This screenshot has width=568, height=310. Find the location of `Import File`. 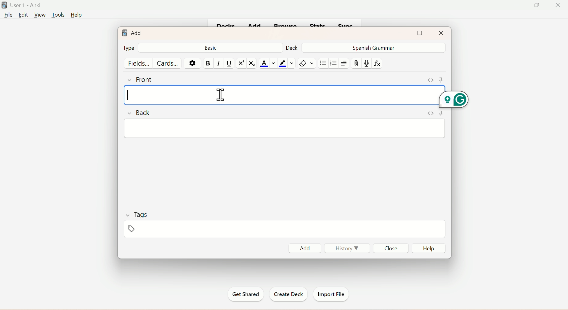

Import File is located at coordinates (330, 293).